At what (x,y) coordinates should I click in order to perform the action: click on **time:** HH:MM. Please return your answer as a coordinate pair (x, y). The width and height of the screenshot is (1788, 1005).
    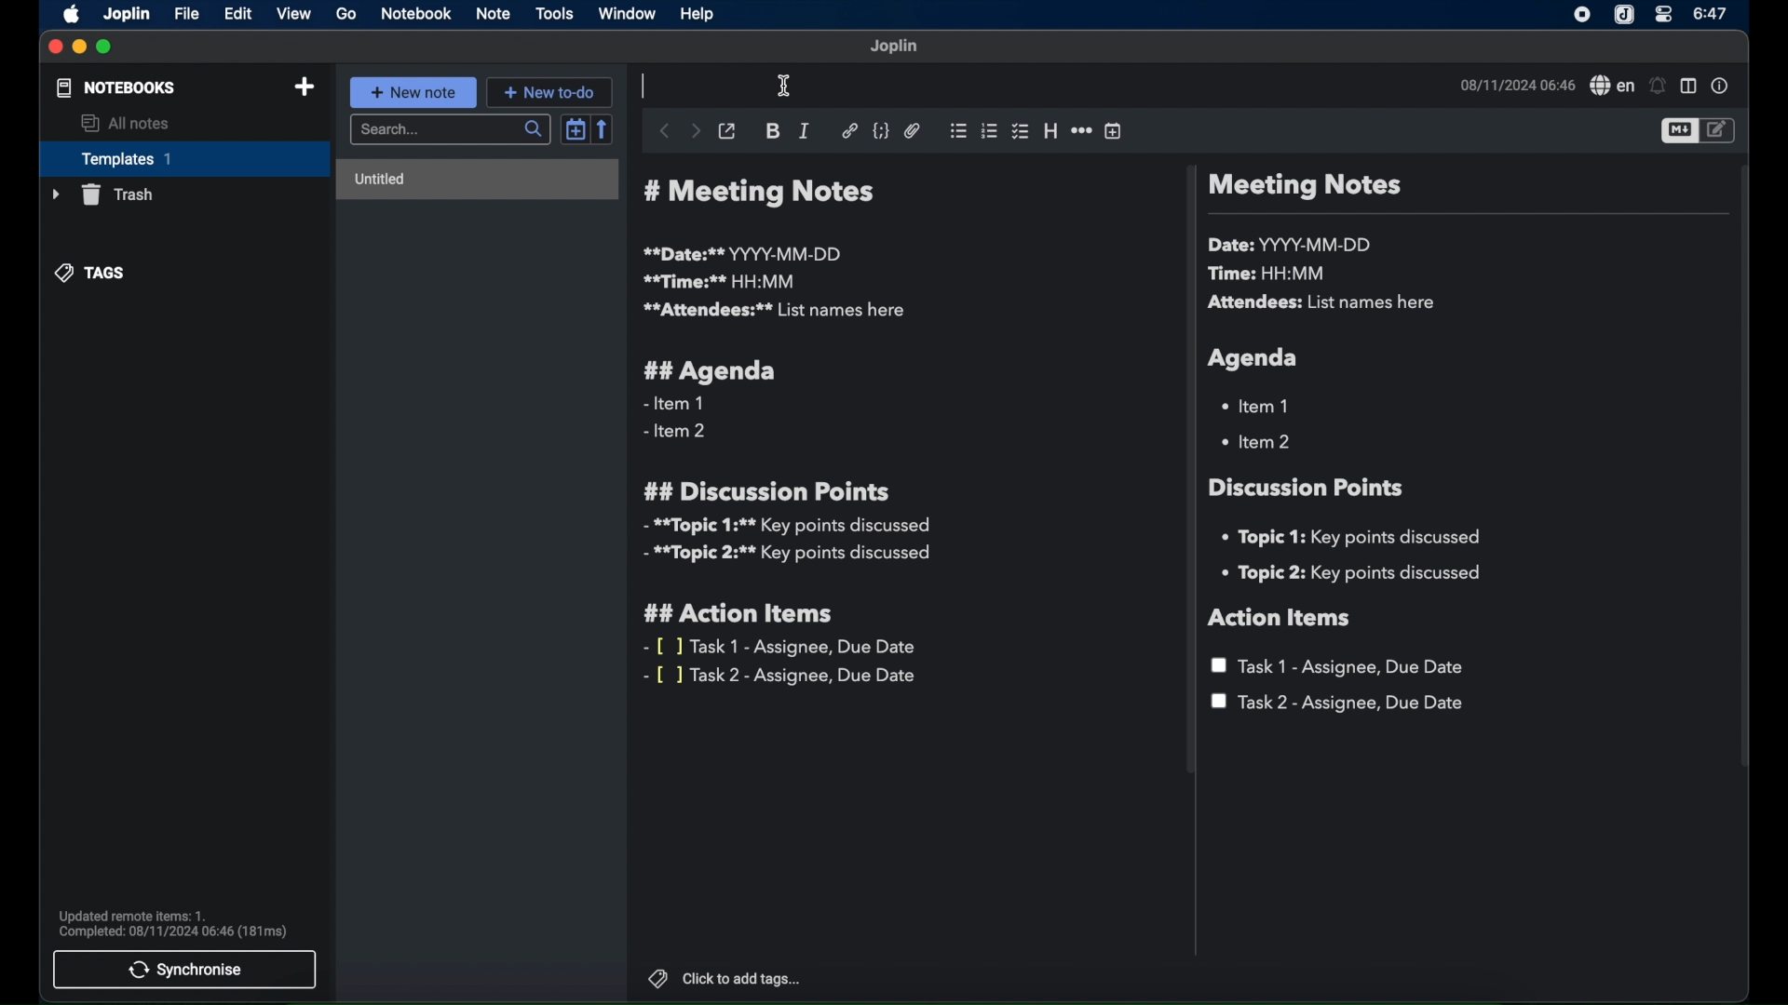
    Looking at the image, I should click on (720, 281).